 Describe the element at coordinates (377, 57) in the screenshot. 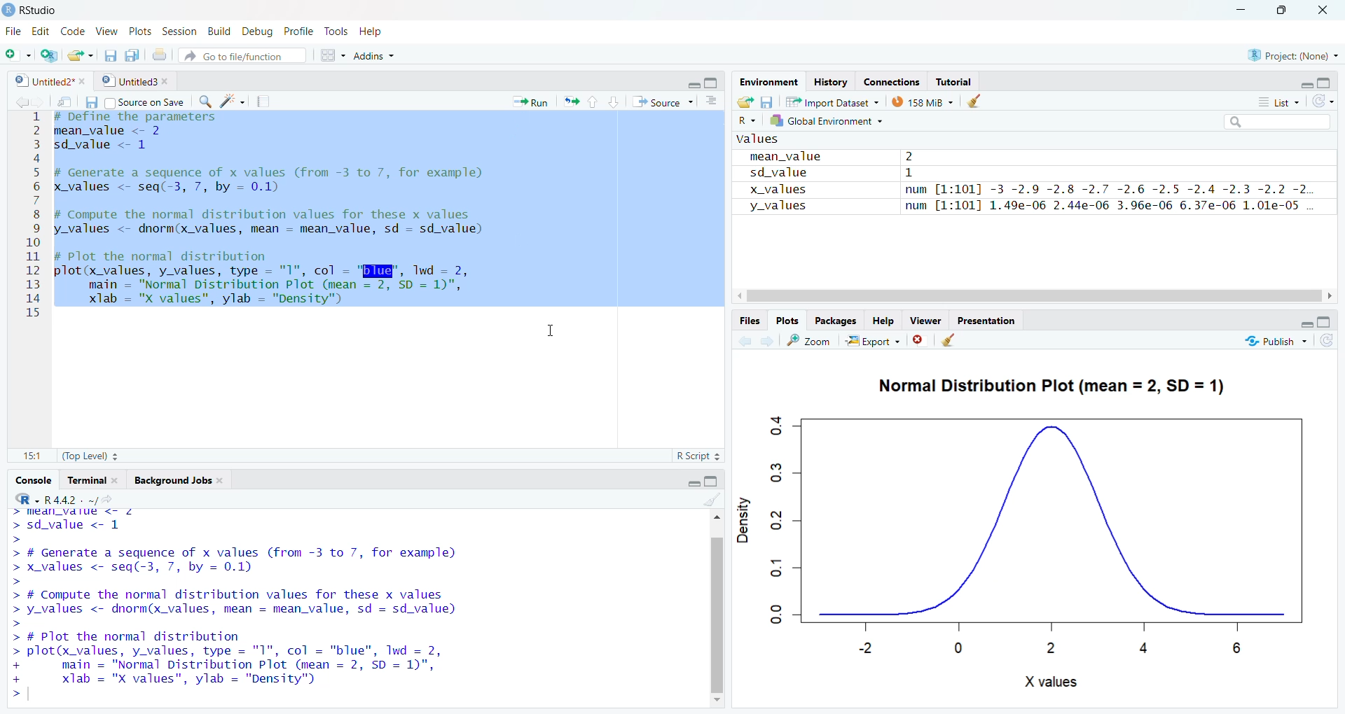

I see `~ Addins ~` at that location.